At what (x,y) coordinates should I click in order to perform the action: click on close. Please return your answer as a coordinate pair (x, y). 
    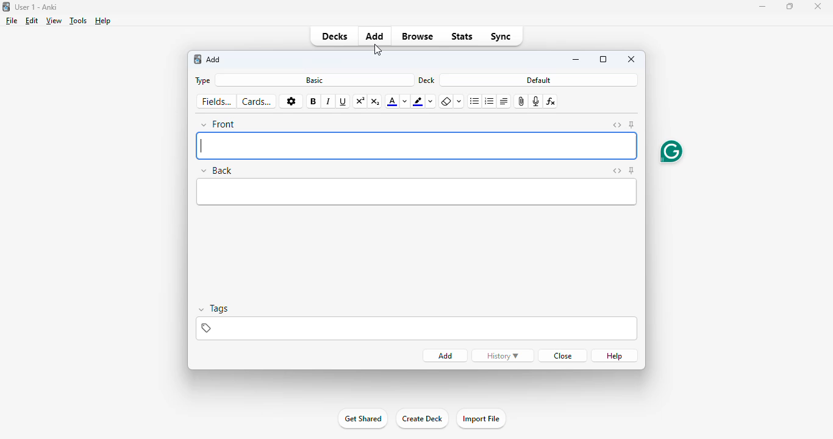
    Looking at the image, I should click on (561, 355).